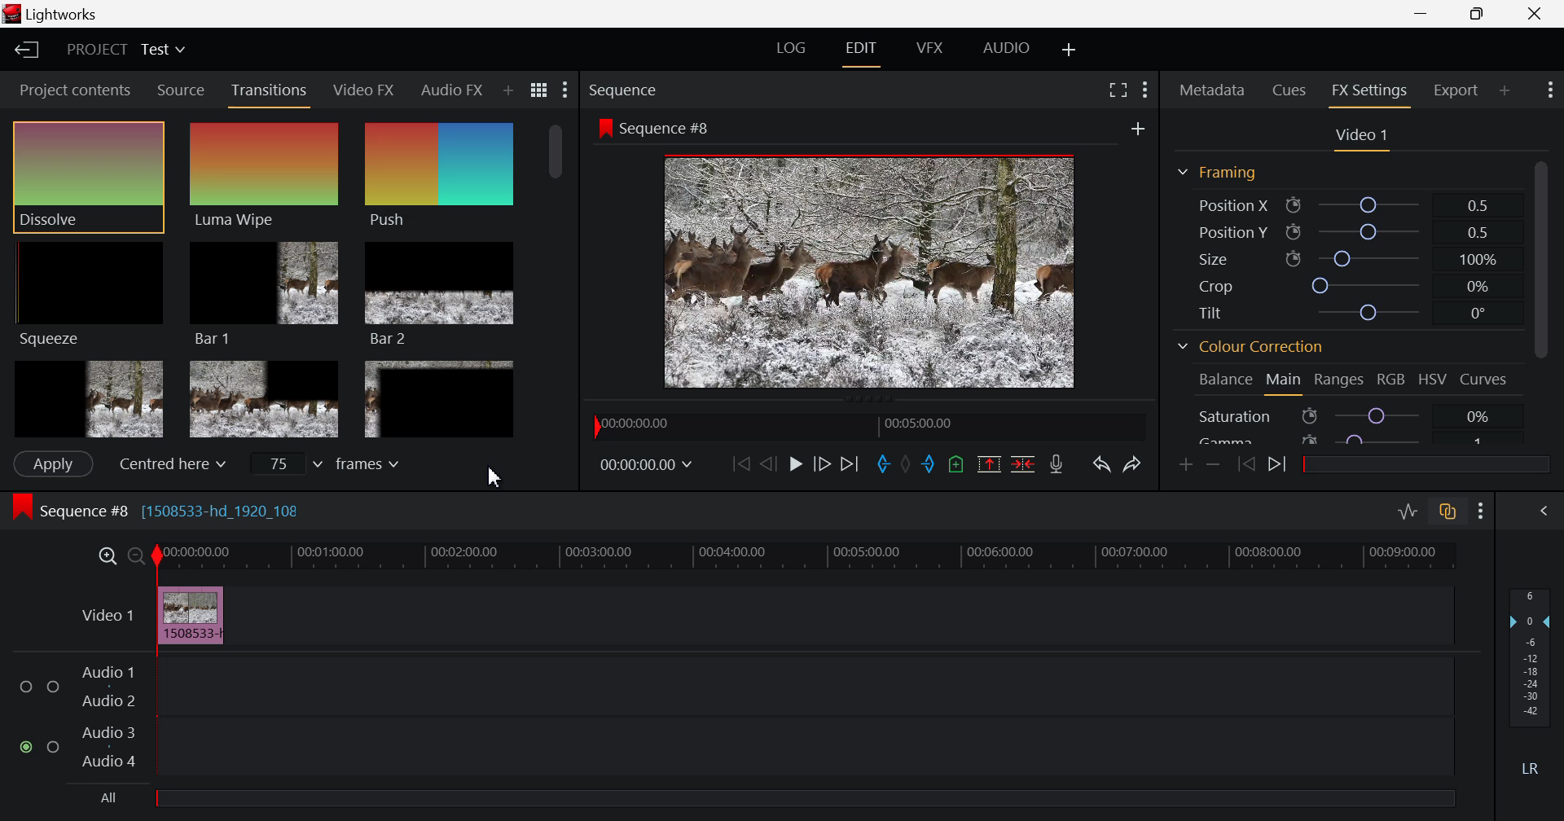  I want to click on RGB, so click(1393, 381).